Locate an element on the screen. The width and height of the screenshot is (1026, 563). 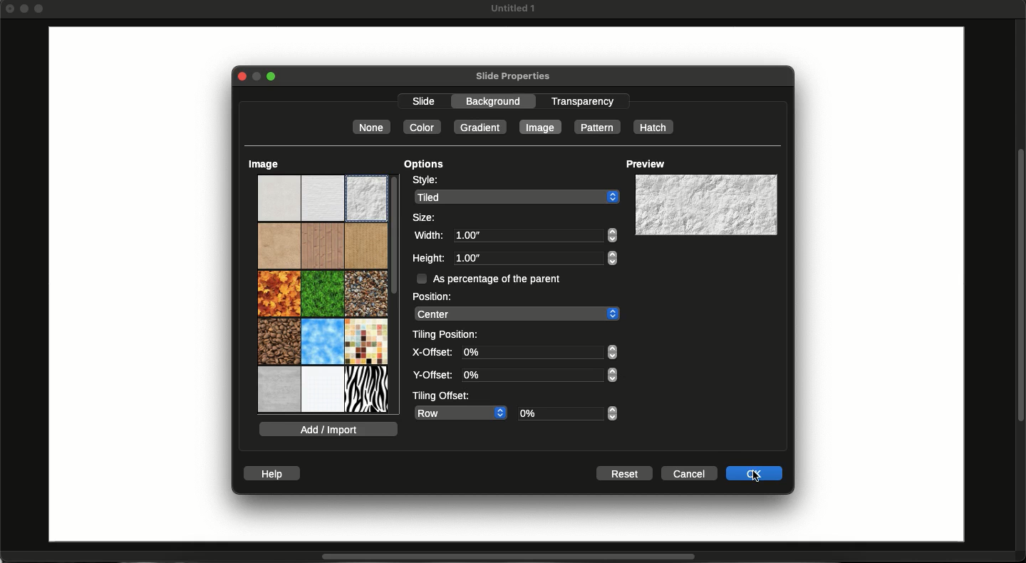
Preview is located at coordinates (646, 164).